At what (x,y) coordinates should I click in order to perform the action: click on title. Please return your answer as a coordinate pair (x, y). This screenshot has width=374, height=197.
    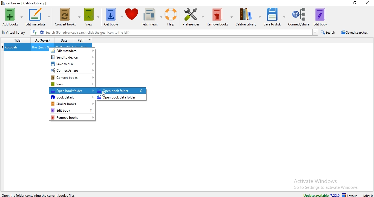
    Looking at the image, I should click on (15, 40).